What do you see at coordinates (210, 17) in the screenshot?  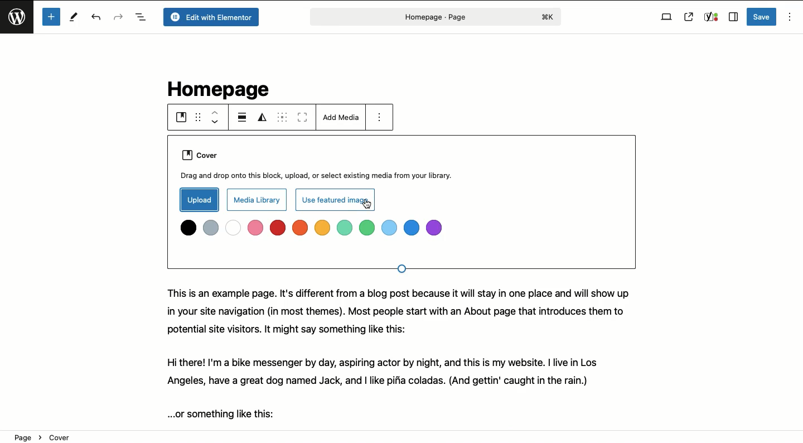 I see `Edit with elementor` at bounding box center [210, 17].